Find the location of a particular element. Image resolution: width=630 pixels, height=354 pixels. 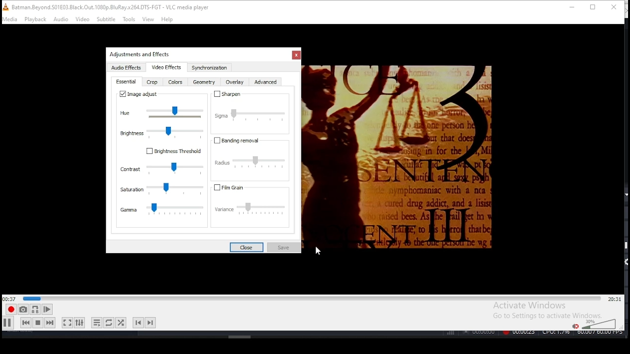

audio effects is located at coordinates (127, 68).